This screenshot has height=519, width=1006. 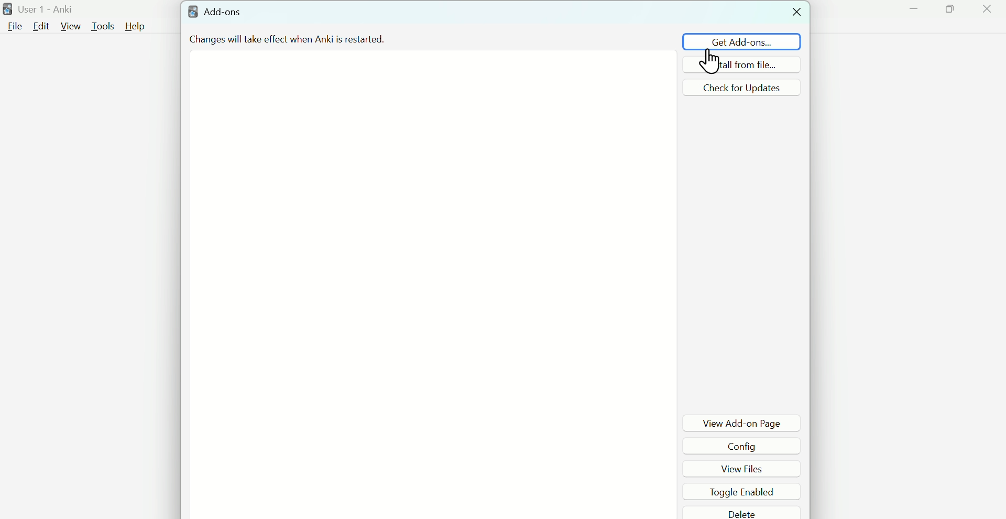 What do you see at coordinates (40, 27) in the screenshot?
I see `Edit` at bounding box center [40, 27].